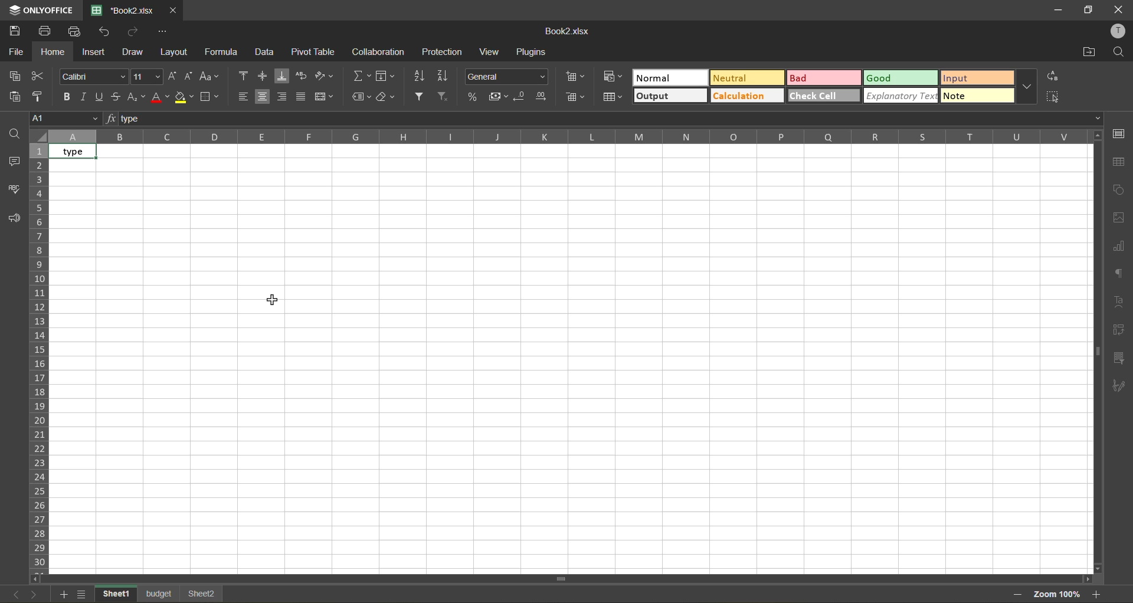 This screenshot has width=1133, height=603. I want to click on print, so click(49, 31).